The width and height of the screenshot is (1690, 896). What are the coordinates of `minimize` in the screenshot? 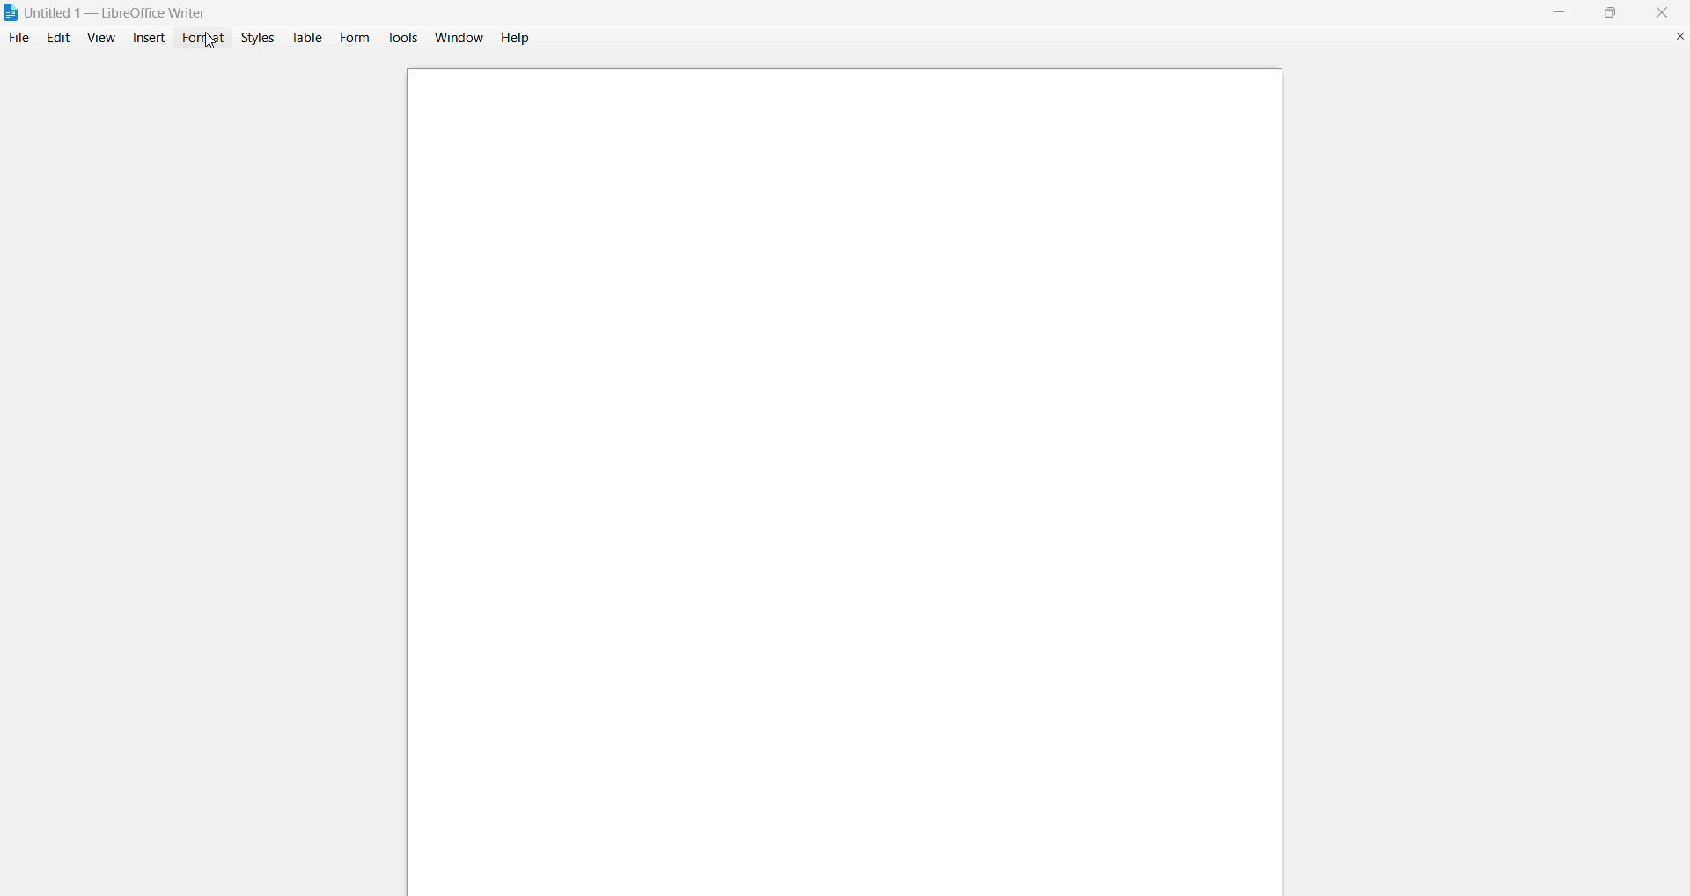 It's located at (1554, 11).